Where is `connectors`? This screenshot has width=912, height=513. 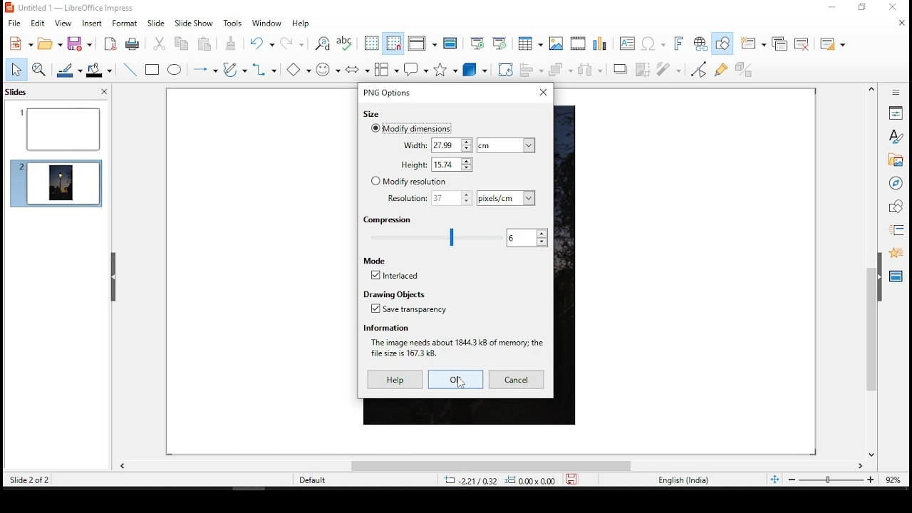 connectors is located at coordinates (263, 71).